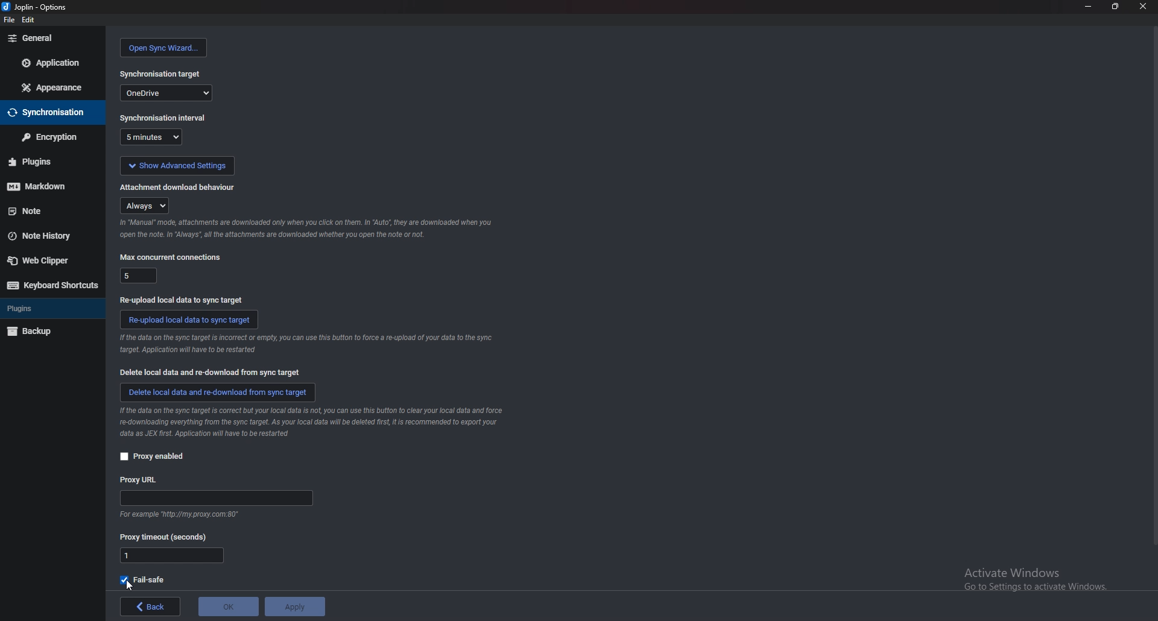 This screenshot has height=621, width=1158. What do you see at coordinates (44, 309) in the screenshot?
I see `plugins` at bounding box center [44, 309].